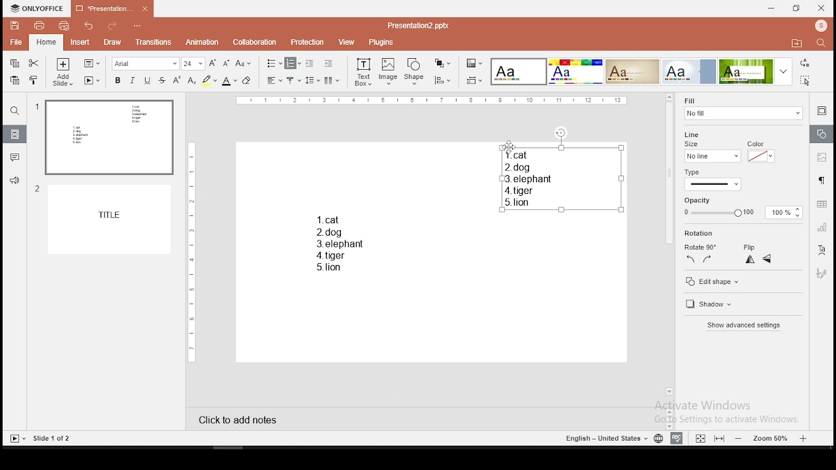 The height and width of the screenshot is (470, 836). Describe the element at coordinates (162, 80) in the screenshot. I see `strikethrough` at that location.